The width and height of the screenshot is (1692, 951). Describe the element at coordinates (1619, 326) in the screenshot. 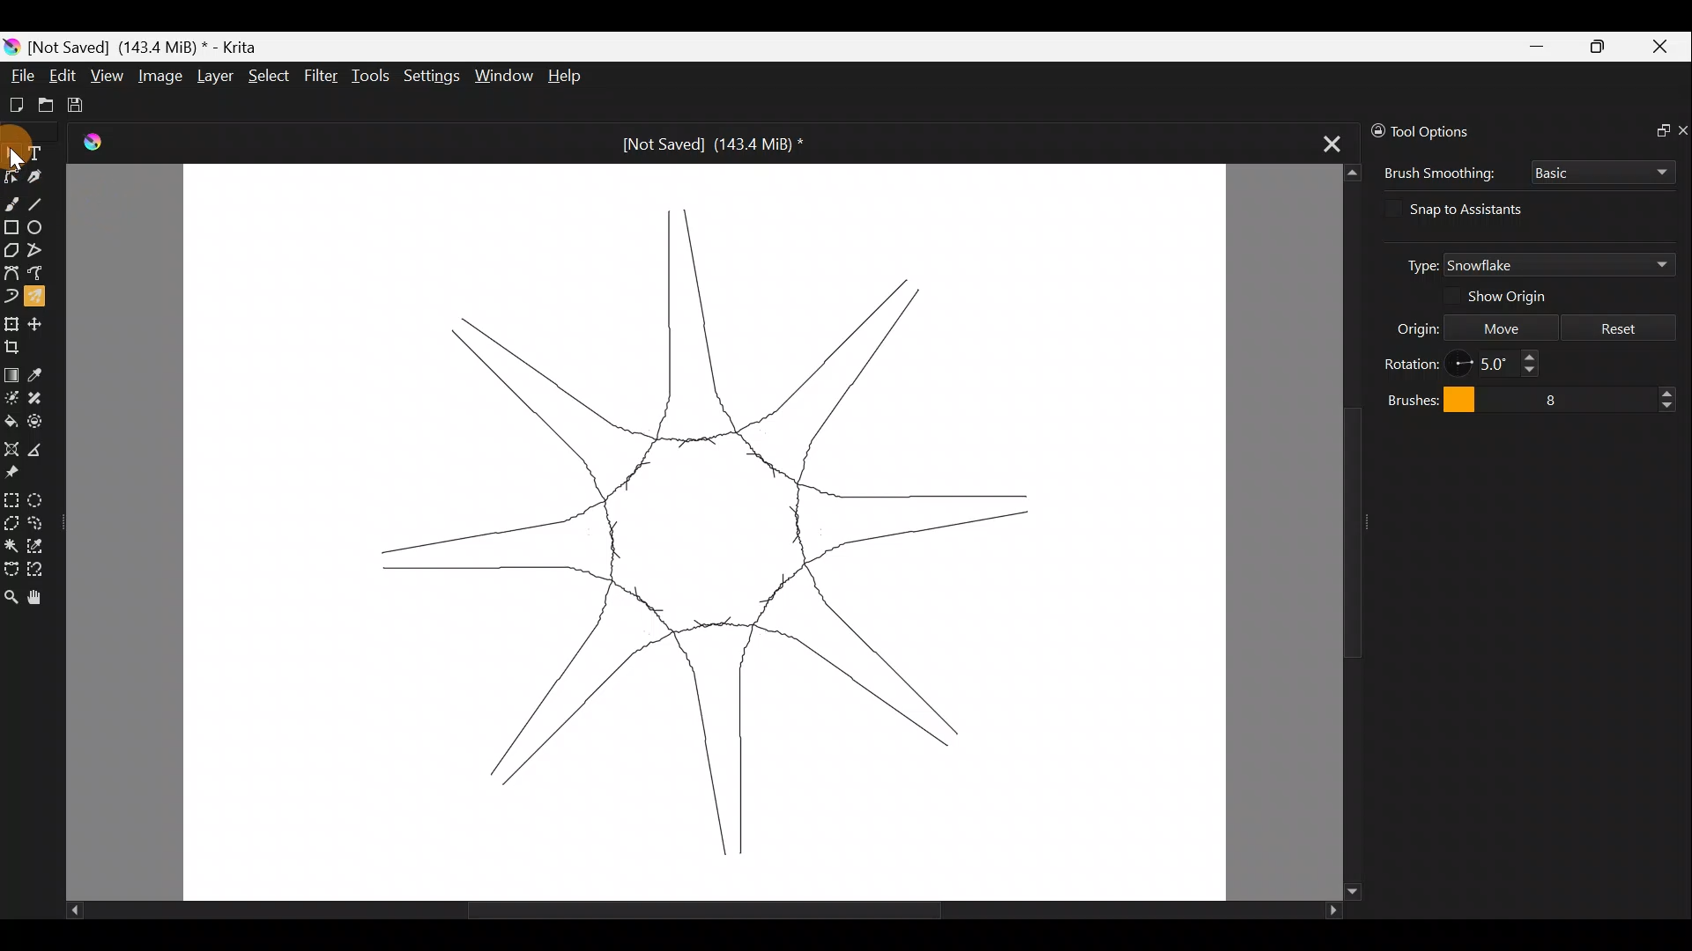

I see `Reset` at that location.